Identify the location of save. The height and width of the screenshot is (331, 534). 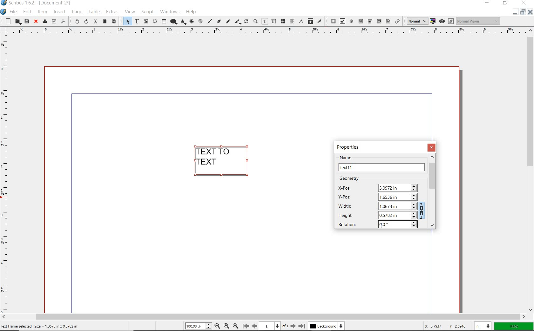
(26, 22).